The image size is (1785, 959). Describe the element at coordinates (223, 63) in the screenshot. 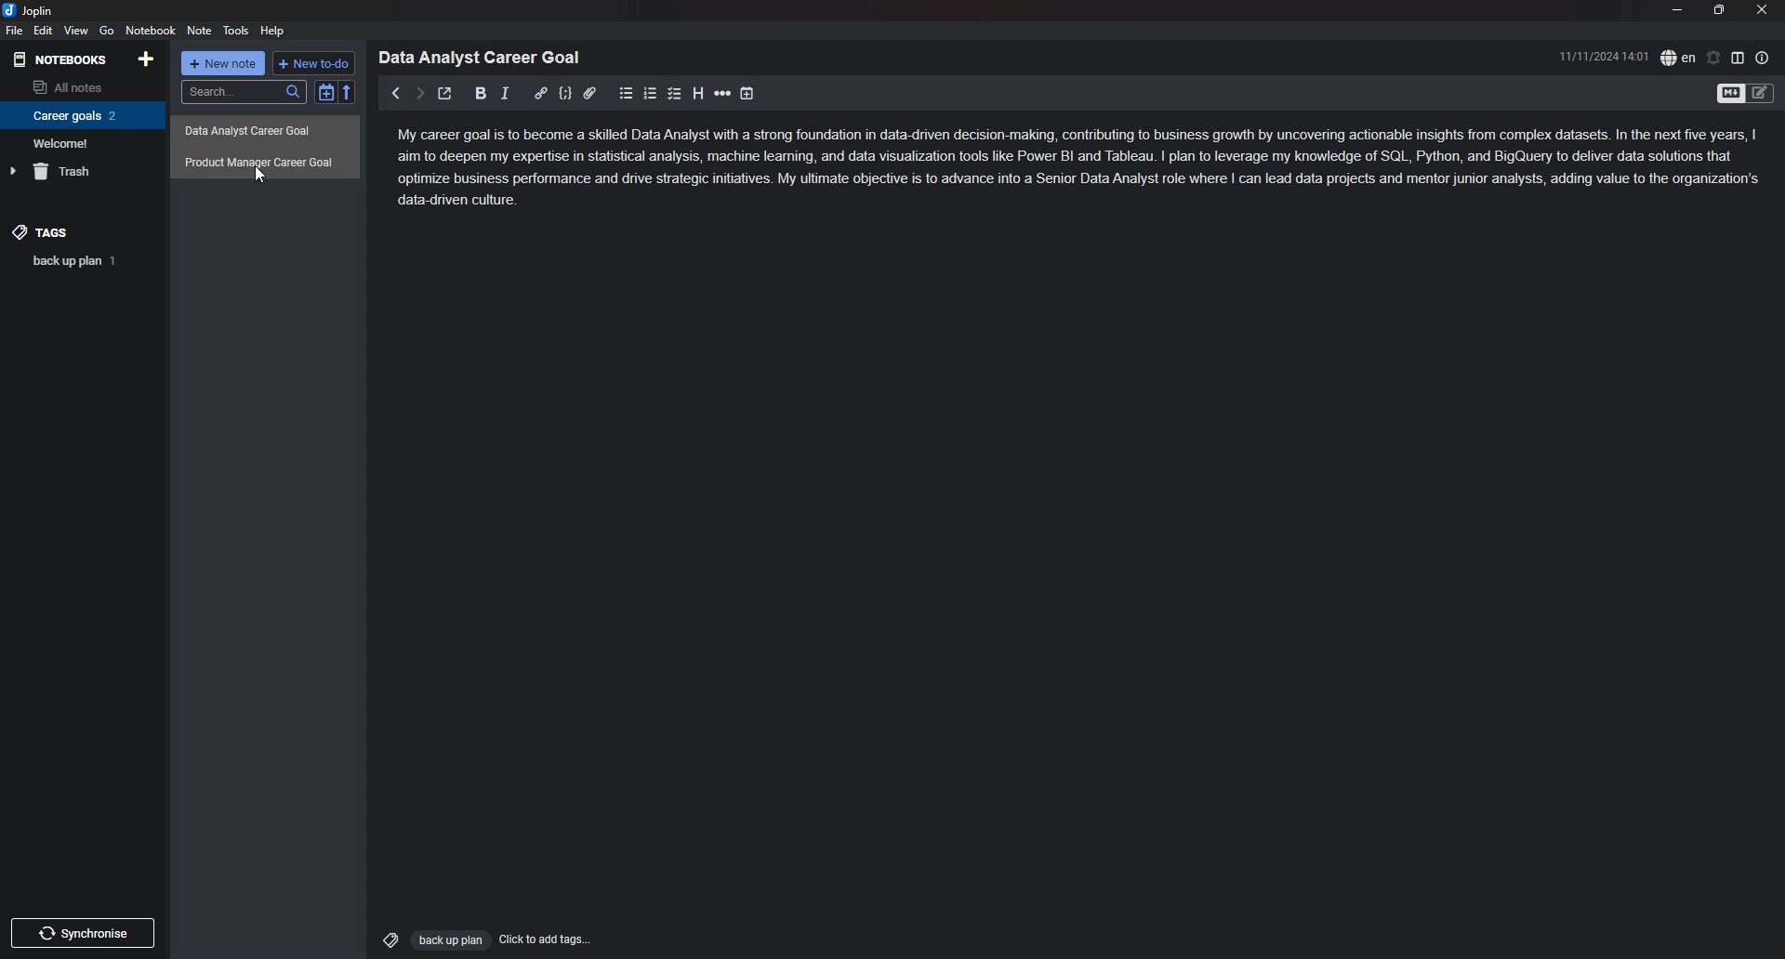

I see `+ new note` at that location.